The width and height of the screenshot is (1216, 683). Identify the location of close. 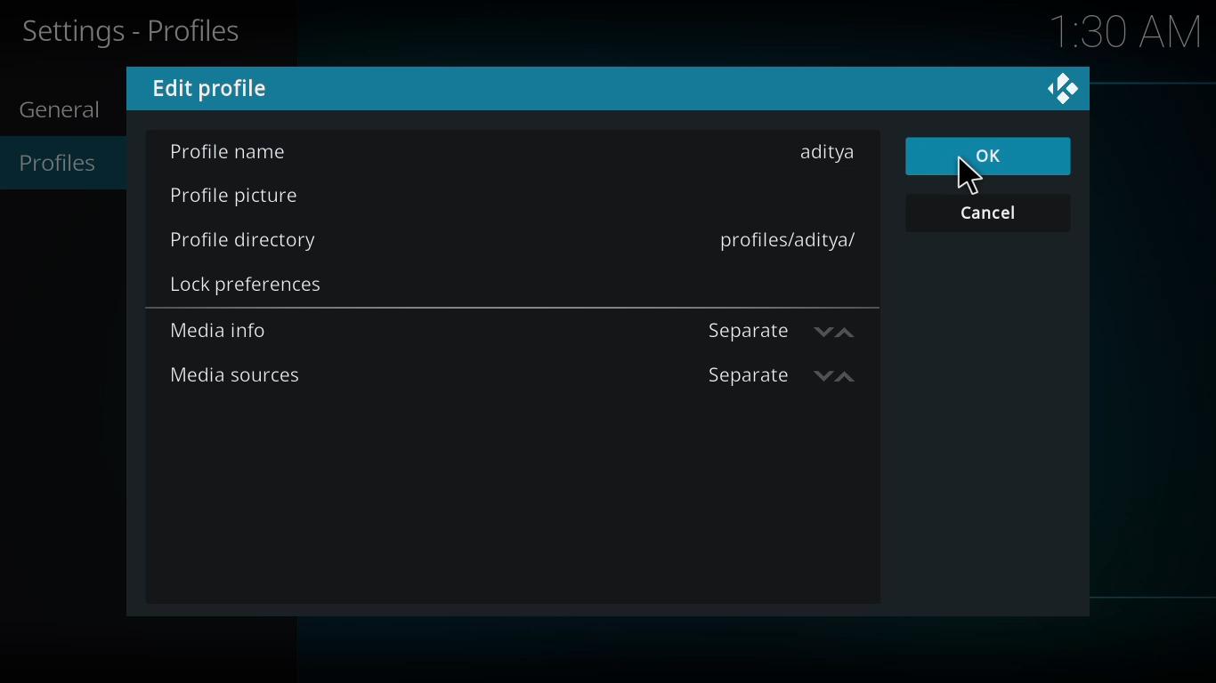
(1061, 88).